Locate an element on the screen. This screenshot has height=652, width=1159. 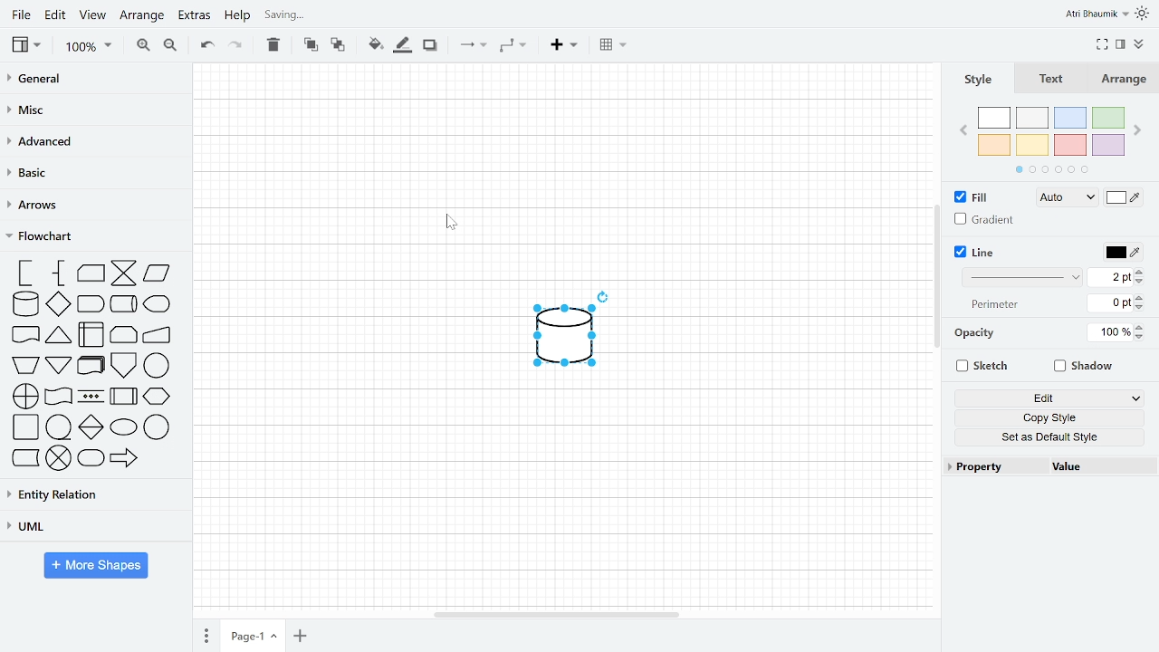
Decrease opacity is located at coordinates (1140, 337).